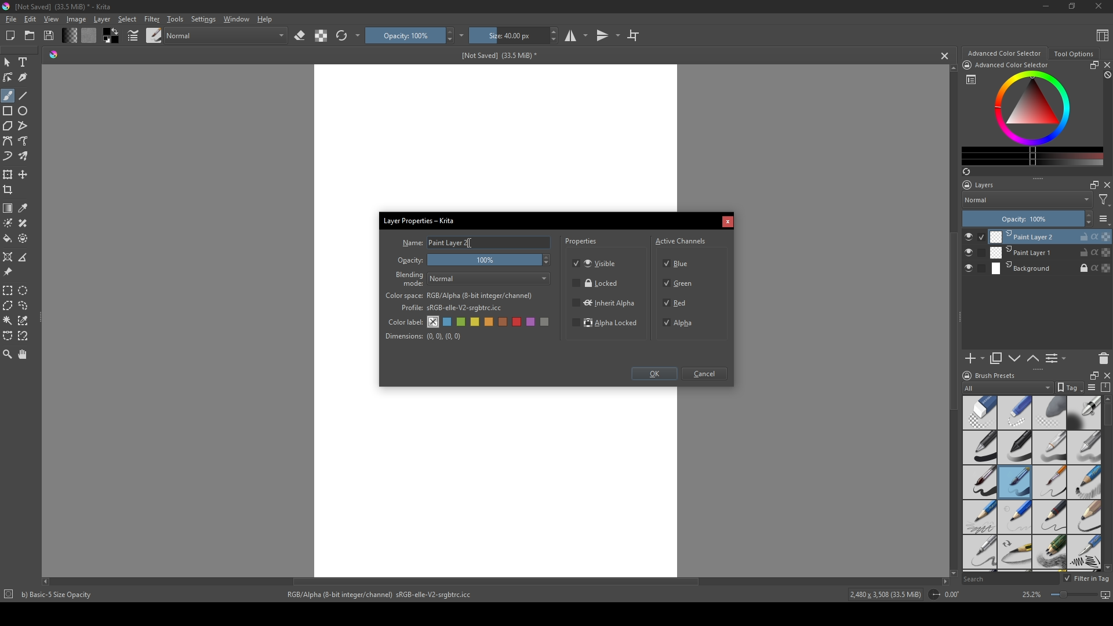  Describe the element at coordinates (63, 7) in the screenshot. I see `[Not Saved] (33.5 MiB) - Krita` at that location.